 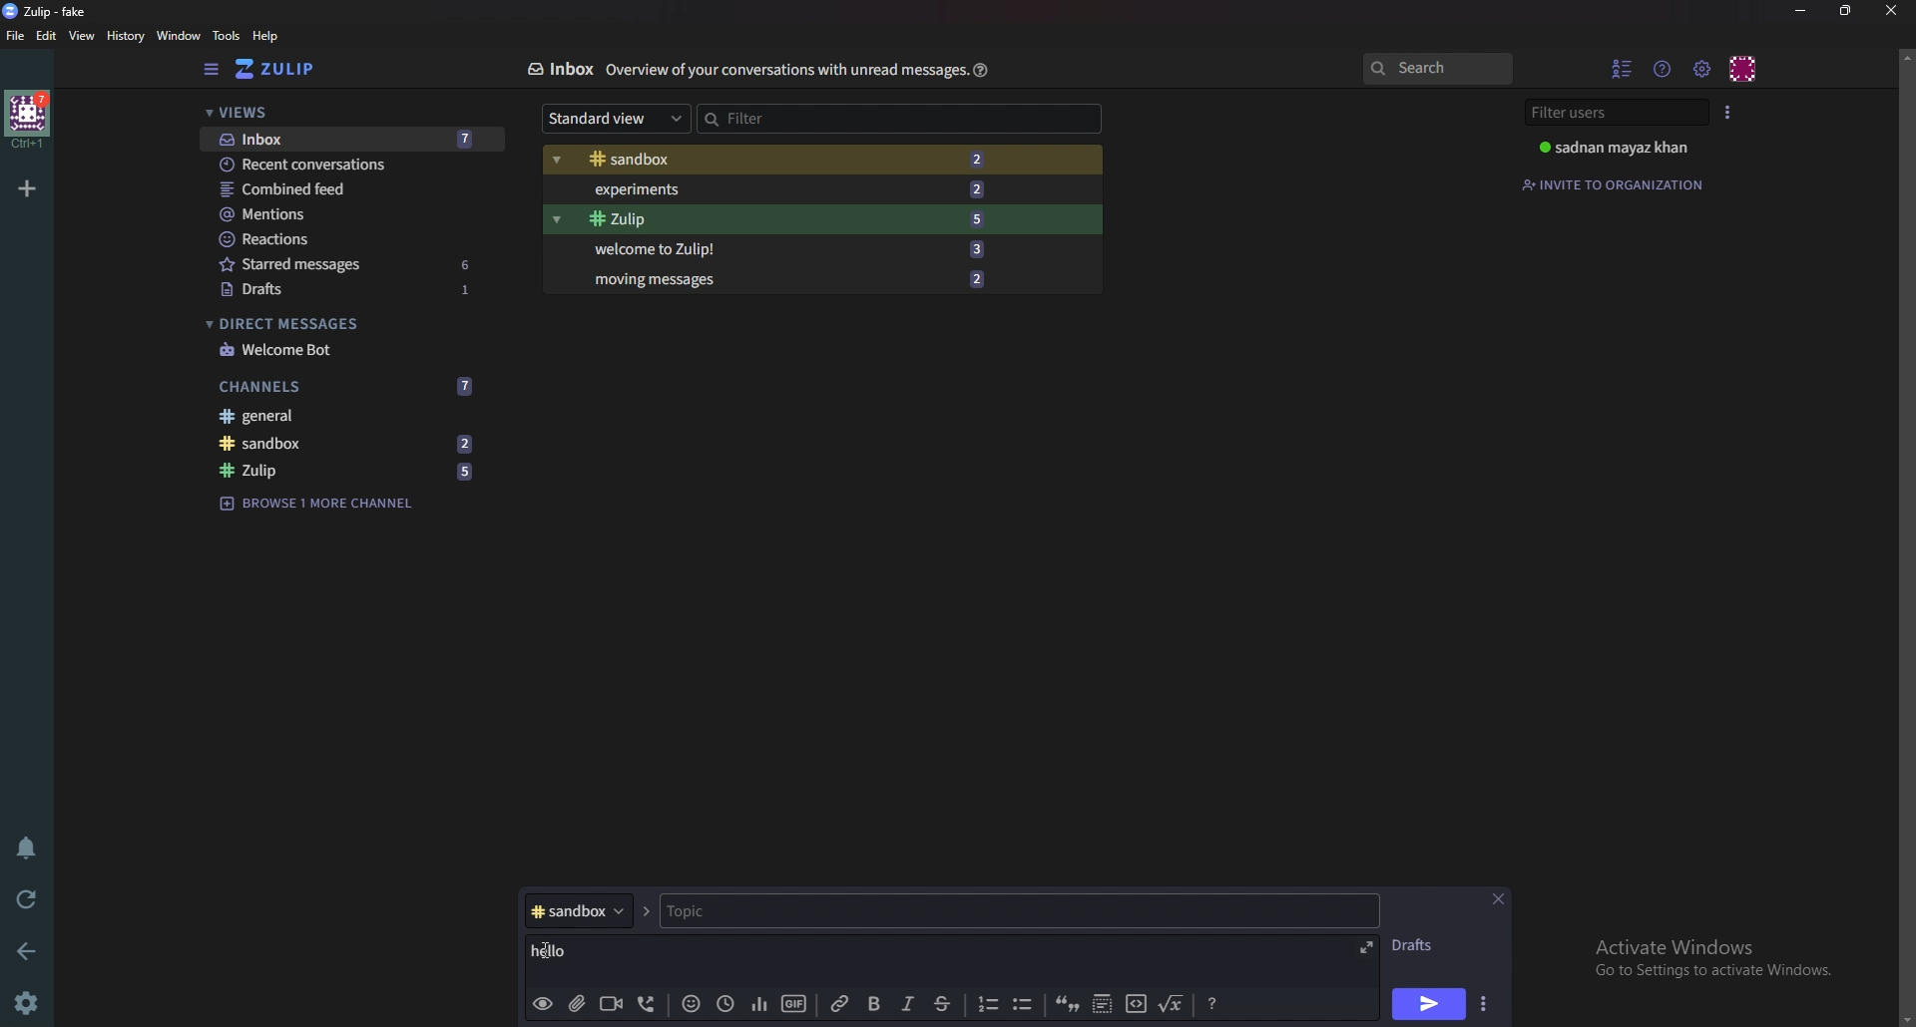 What do you see at coordinates (305, 387) in the screenshot?
I see `Channels` at bounding box center [305, 387].